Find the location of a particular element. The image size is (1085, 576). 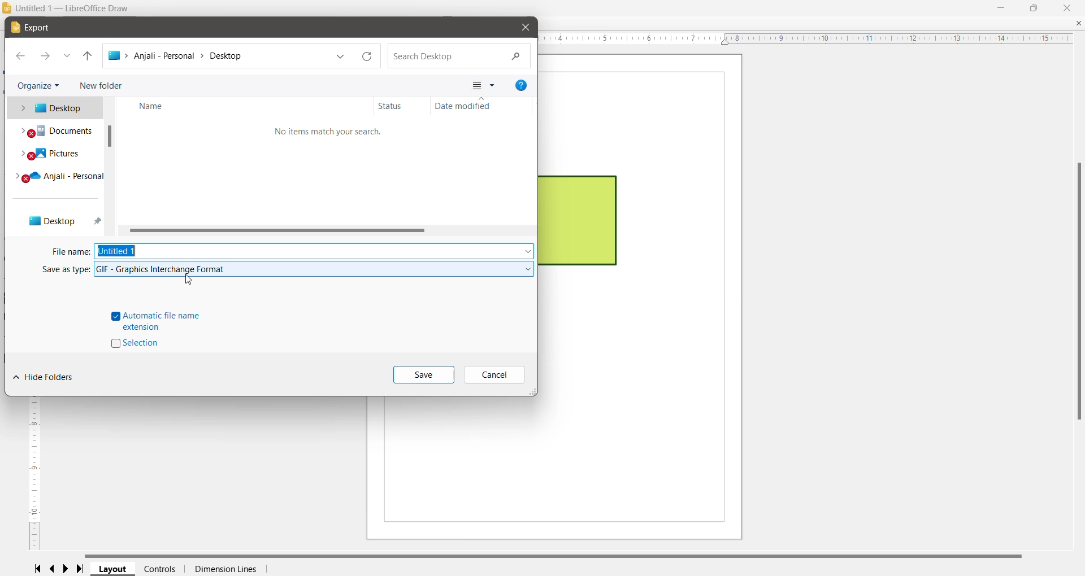

Scroll to next page is located at coordinates (68, 569).